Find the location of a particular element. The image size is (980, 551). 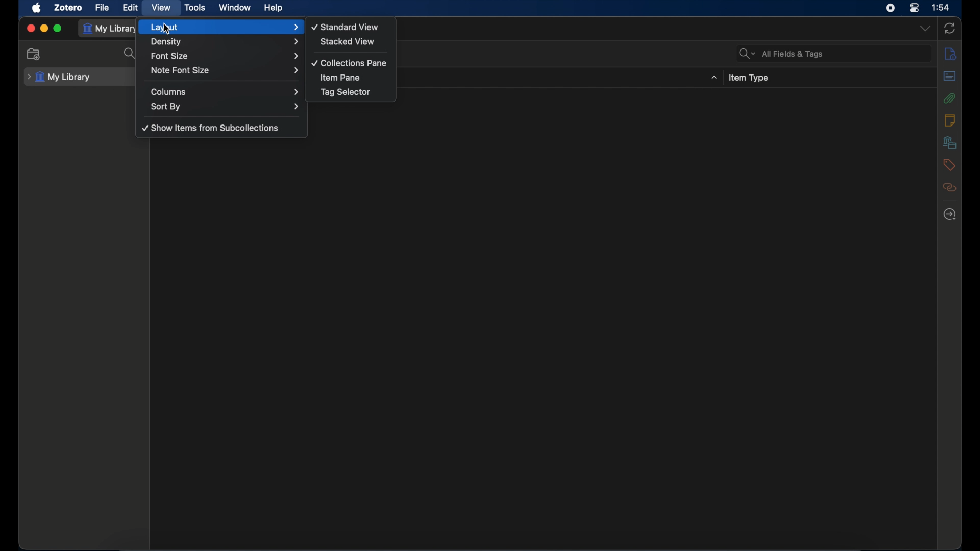

dropdown is located at coordinates (714, 77).